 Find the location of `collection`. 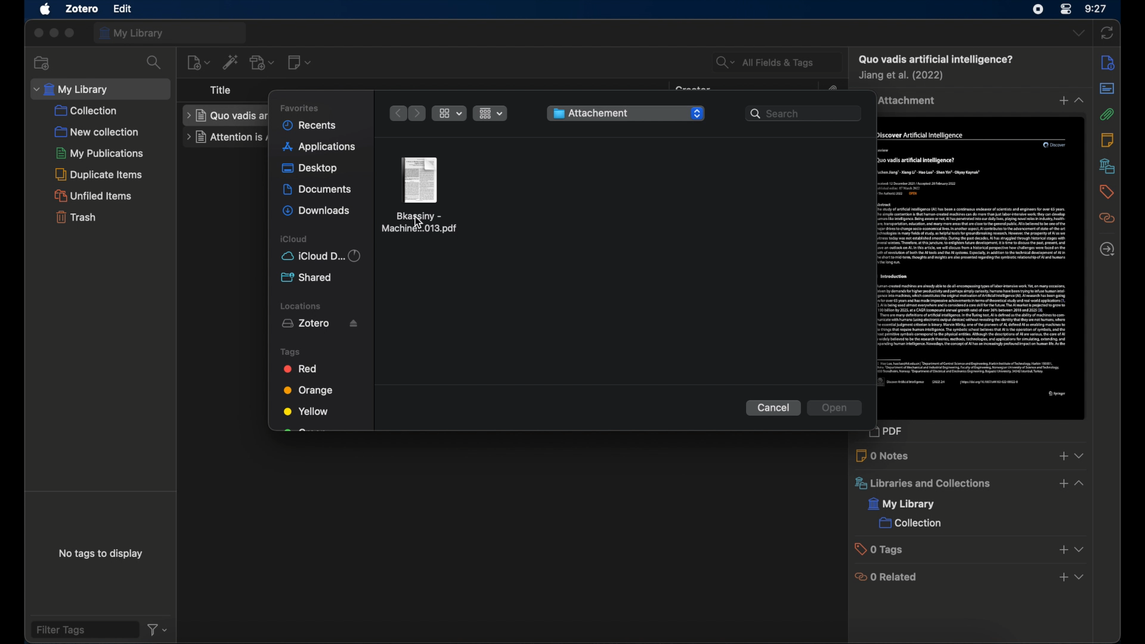

collection is located at coordinates (88, 111).